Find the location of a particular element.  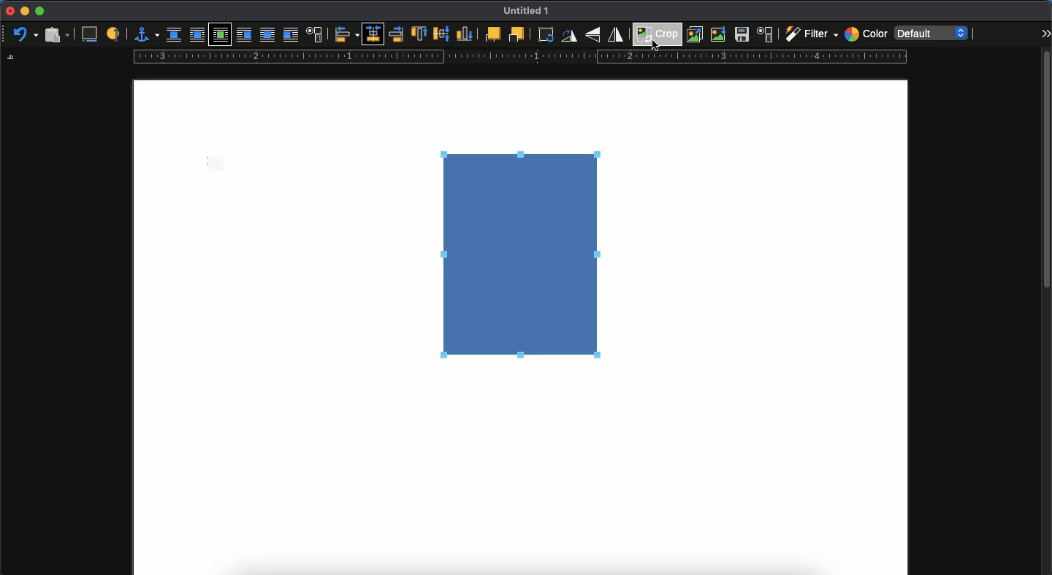

cursor is located at coordinates (658, 46).